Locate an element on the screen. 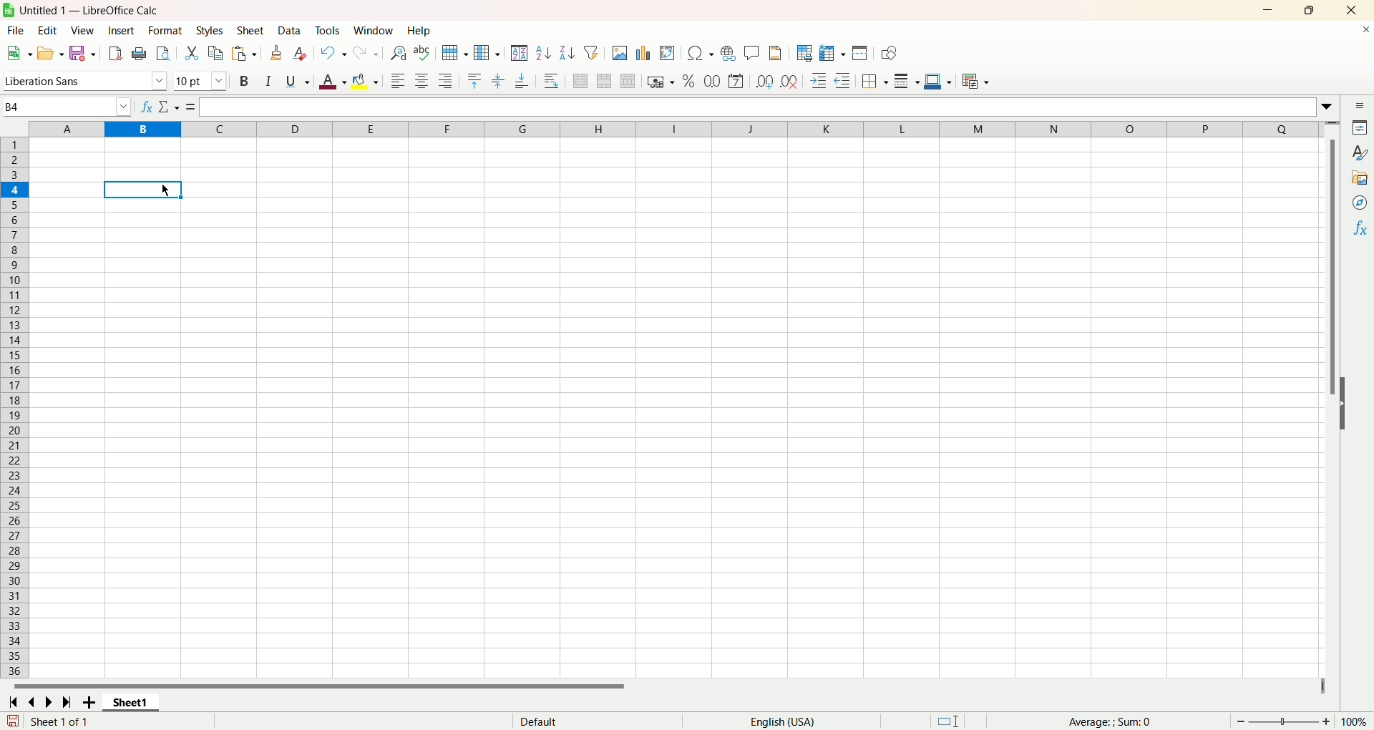  Minimize is located at coordinates (1270, 11).